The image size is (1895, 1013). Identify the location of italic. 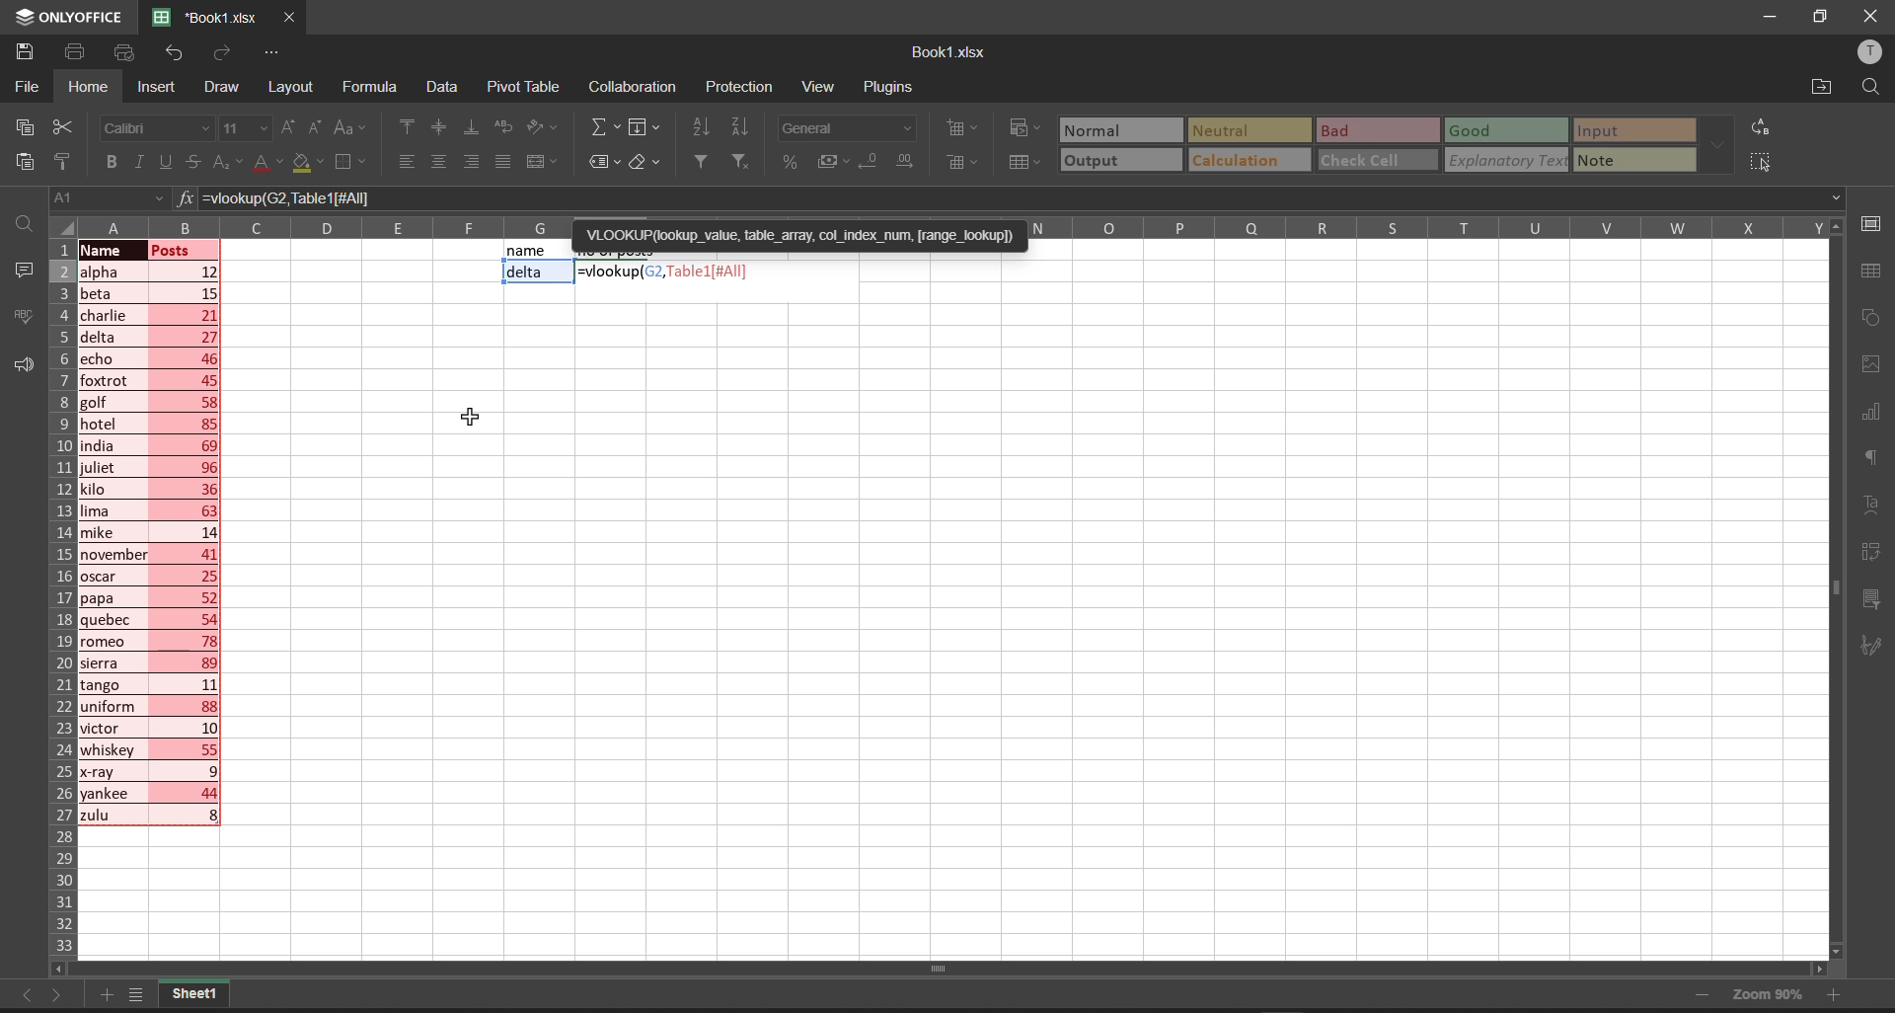
(137, 162).